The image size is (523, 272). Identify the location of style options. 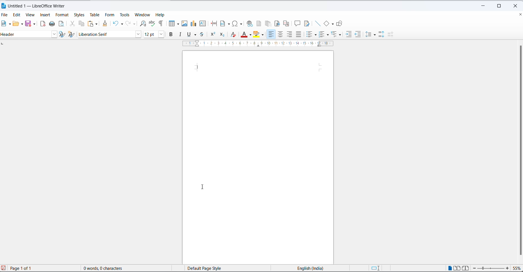
(55, 34).